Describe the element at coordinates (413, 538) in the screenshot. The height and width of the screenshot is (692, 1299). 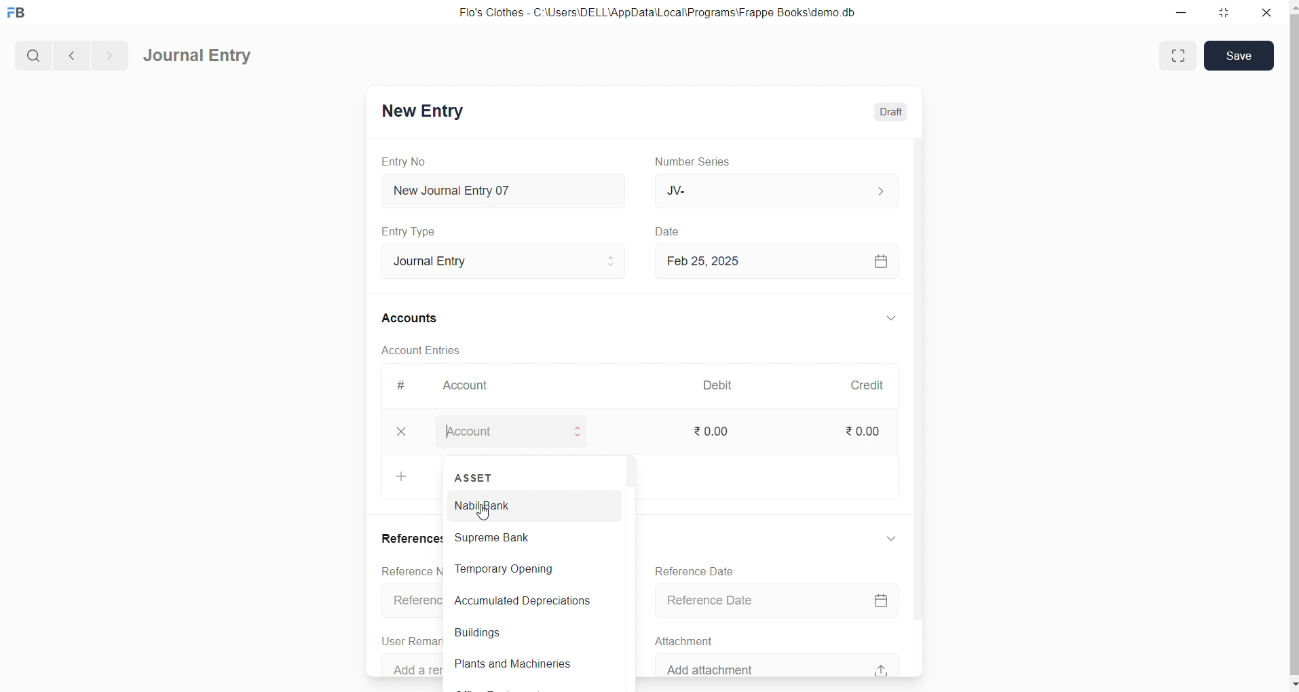
I see `References` at that location.